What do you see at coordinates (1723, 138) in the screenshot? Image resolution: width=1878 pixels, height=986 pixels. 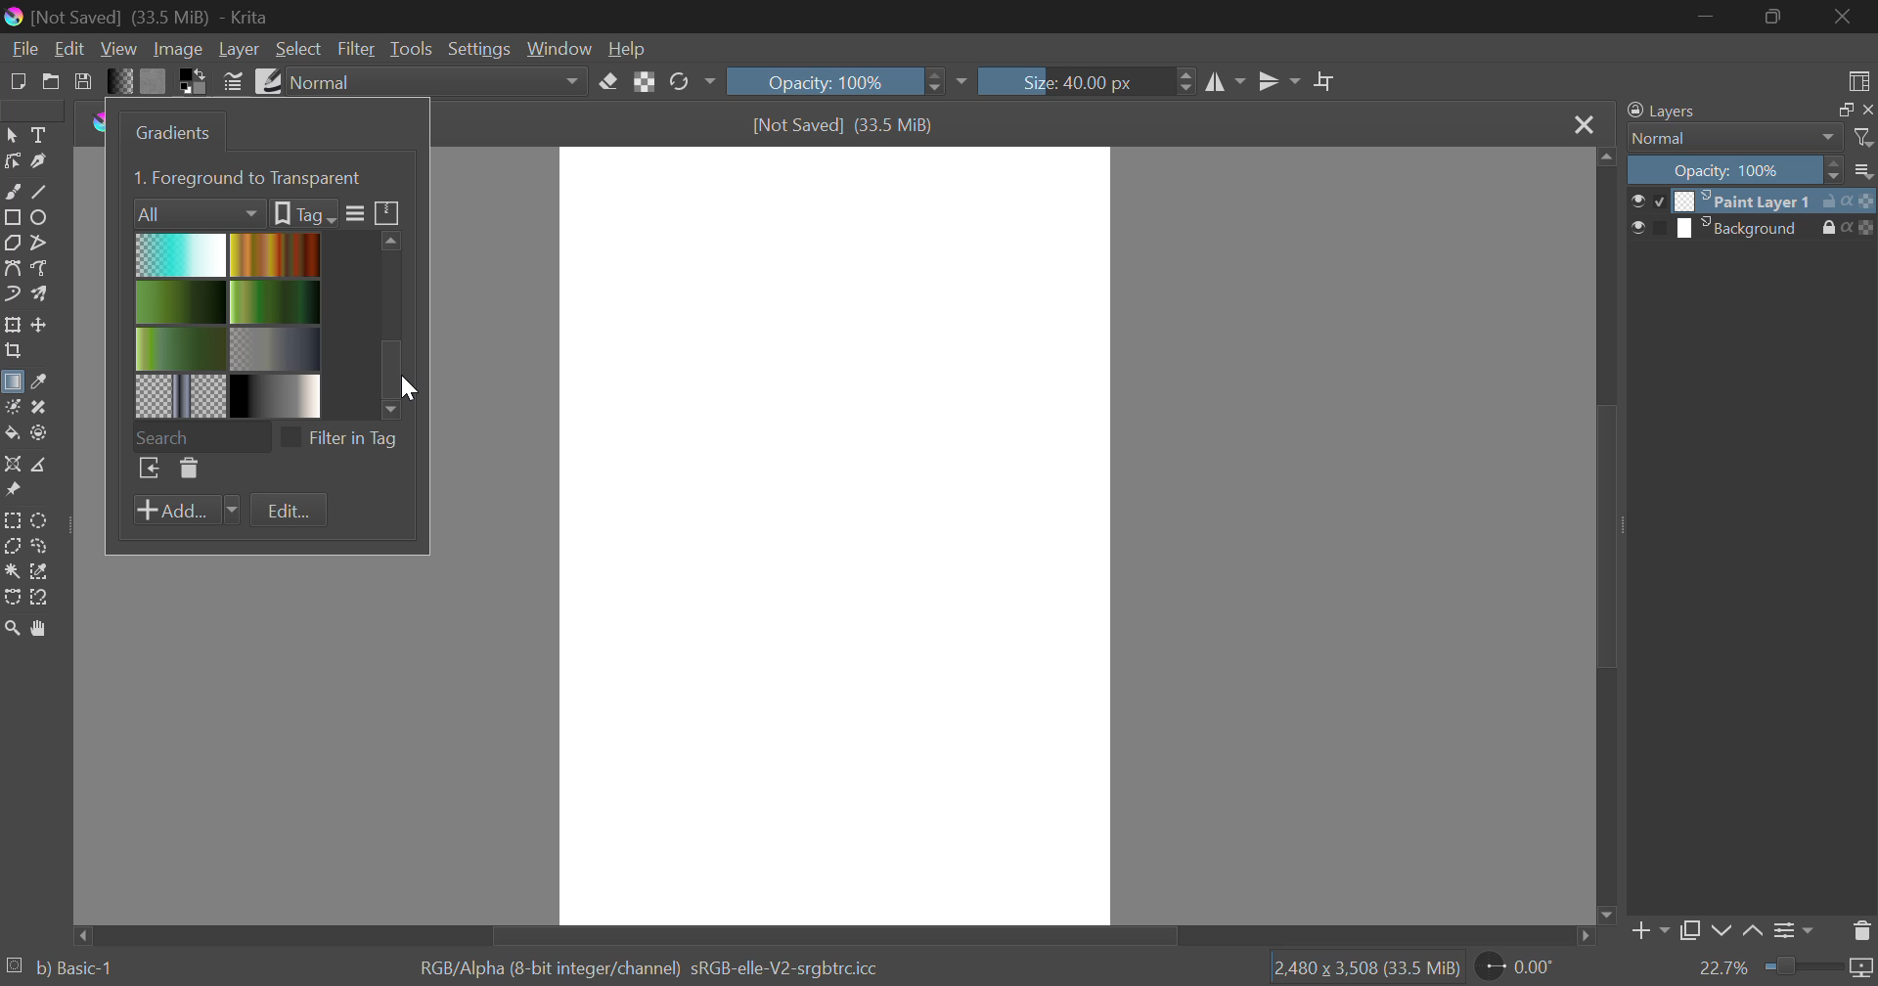 I see `Normal` at bounding box center [1723, 138].